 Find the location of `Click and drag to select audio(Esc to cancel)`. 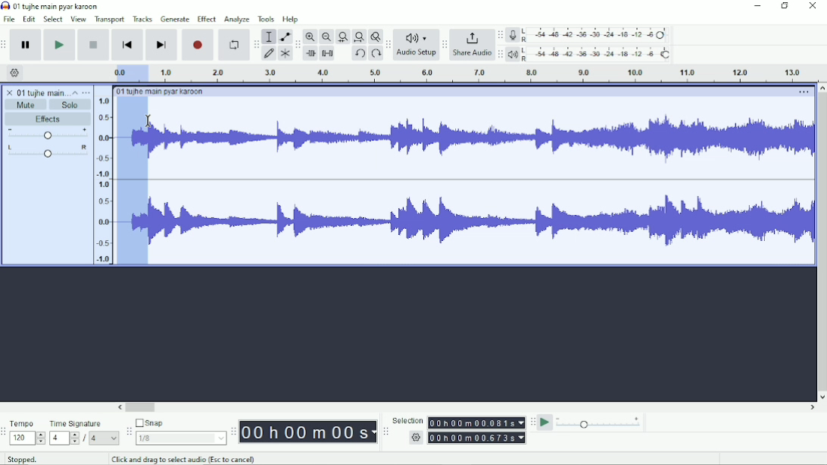

Click and drag to select audio(Esc to cancel) is located at coordinates (186, 459).